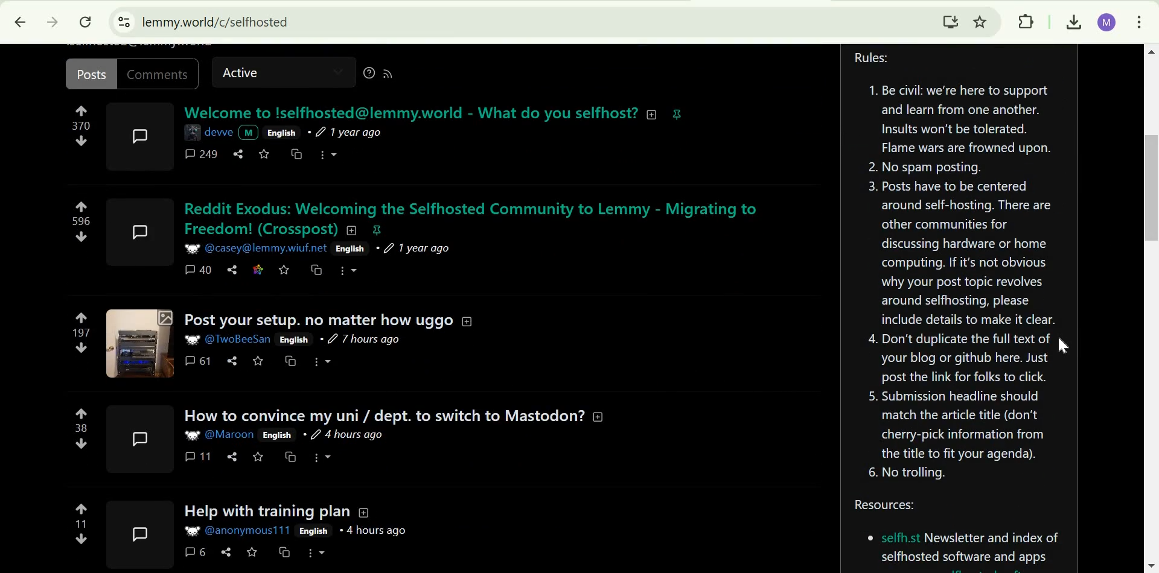 This screenshot has height=573, width=1159. Describe the element at coordinates (88, 22) in the screenshot. I see `Reload this page.` at that location.